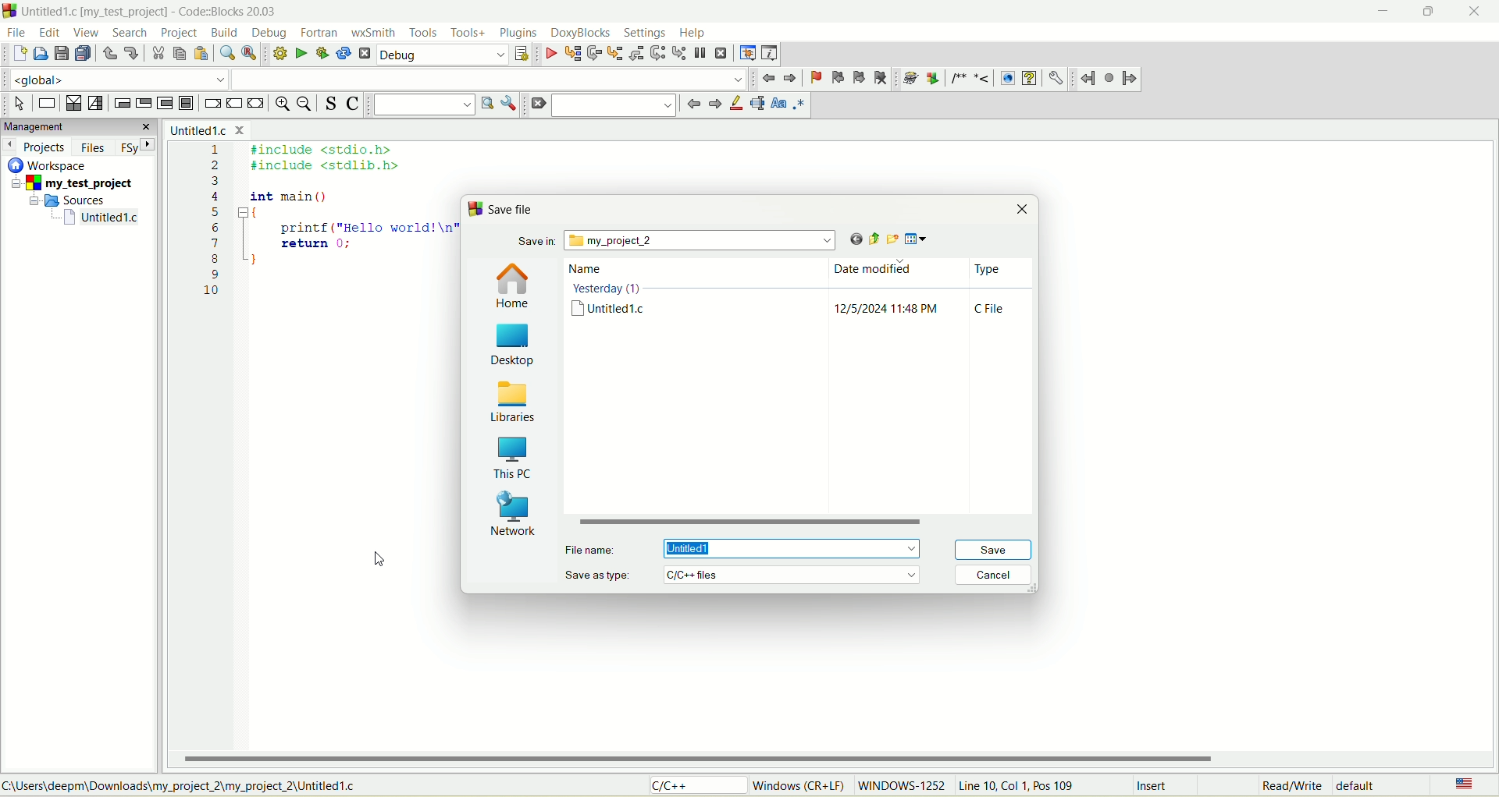 Image resolution: width=1499 pixels, height=797 pixels. Describe the element at coordinates (365, 56) in the screenshot. I see `abort` at that location.